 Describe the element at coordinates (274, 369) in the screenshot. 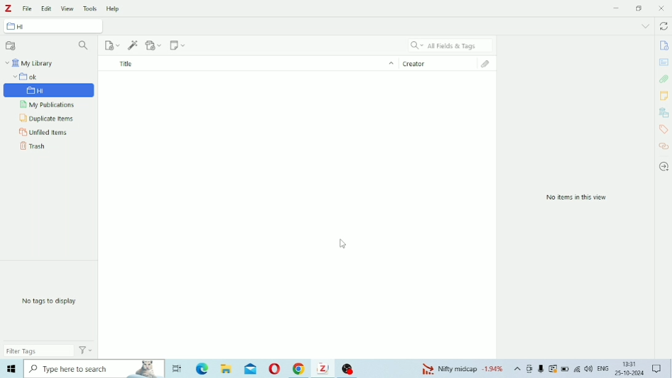

I see `Opera Mini` at that location.